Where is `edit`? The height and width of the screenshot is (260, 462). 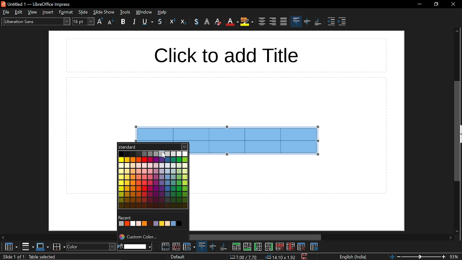 edit is located at coordinates (19, 12).